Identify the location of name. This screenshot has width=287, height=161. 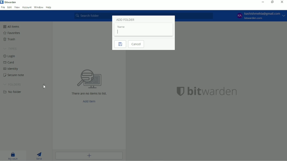
(121, 27).